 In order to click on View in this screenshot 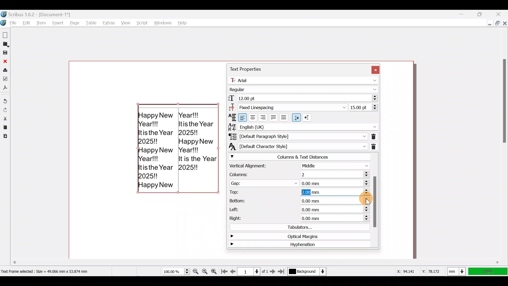, I will do `click(125, 22)`.